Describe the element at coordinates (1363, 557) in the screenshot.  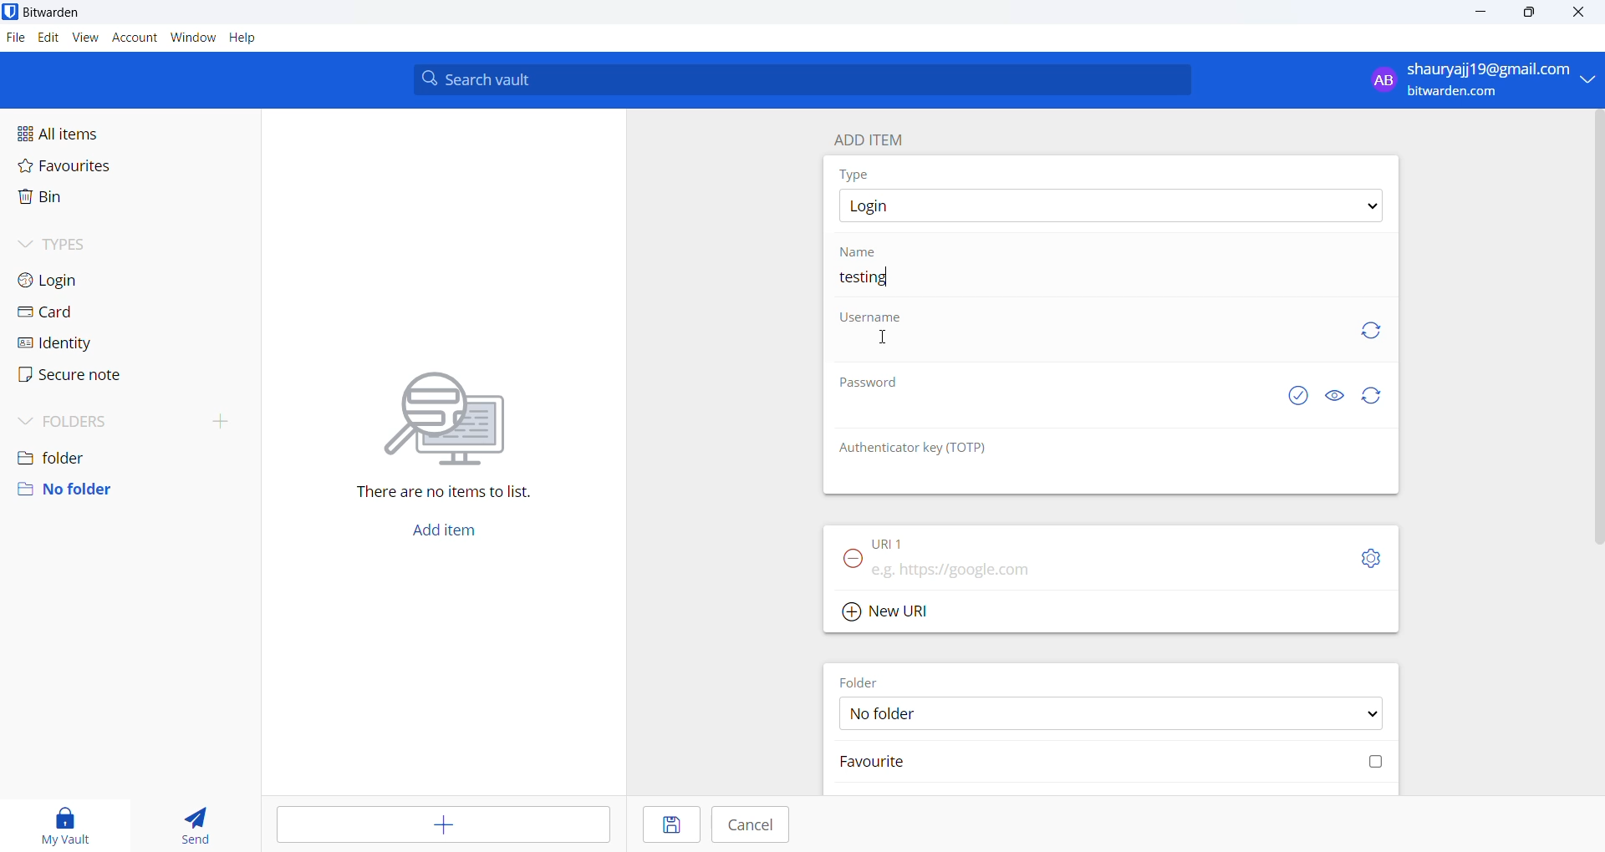
I see `URL setting` at that location.